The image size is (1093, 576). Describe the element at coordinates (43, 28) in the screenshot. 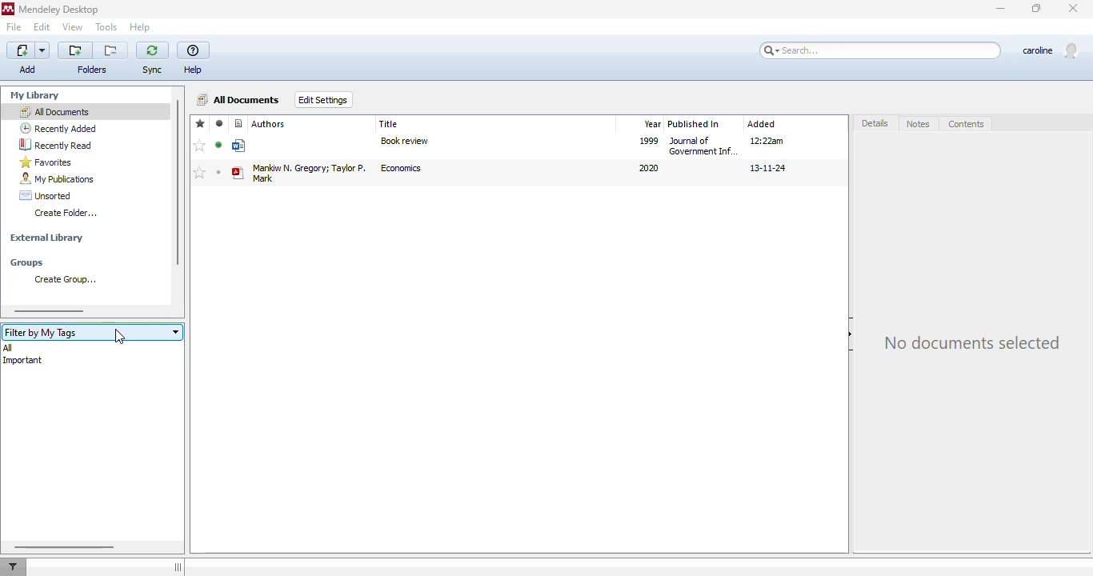

I see `edit` at that location.